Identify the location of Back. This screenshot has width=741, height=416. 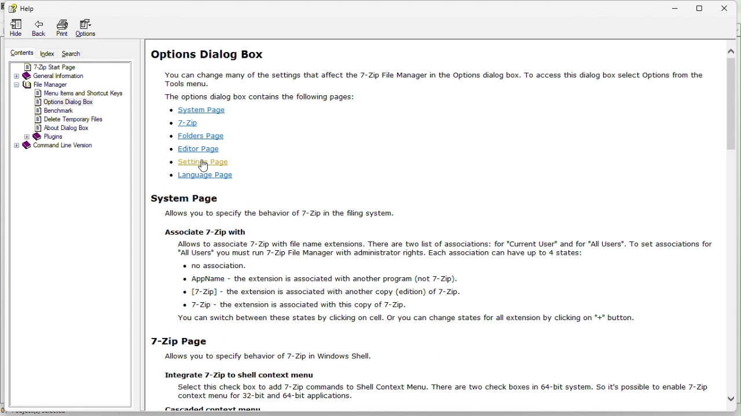
(39, 29).